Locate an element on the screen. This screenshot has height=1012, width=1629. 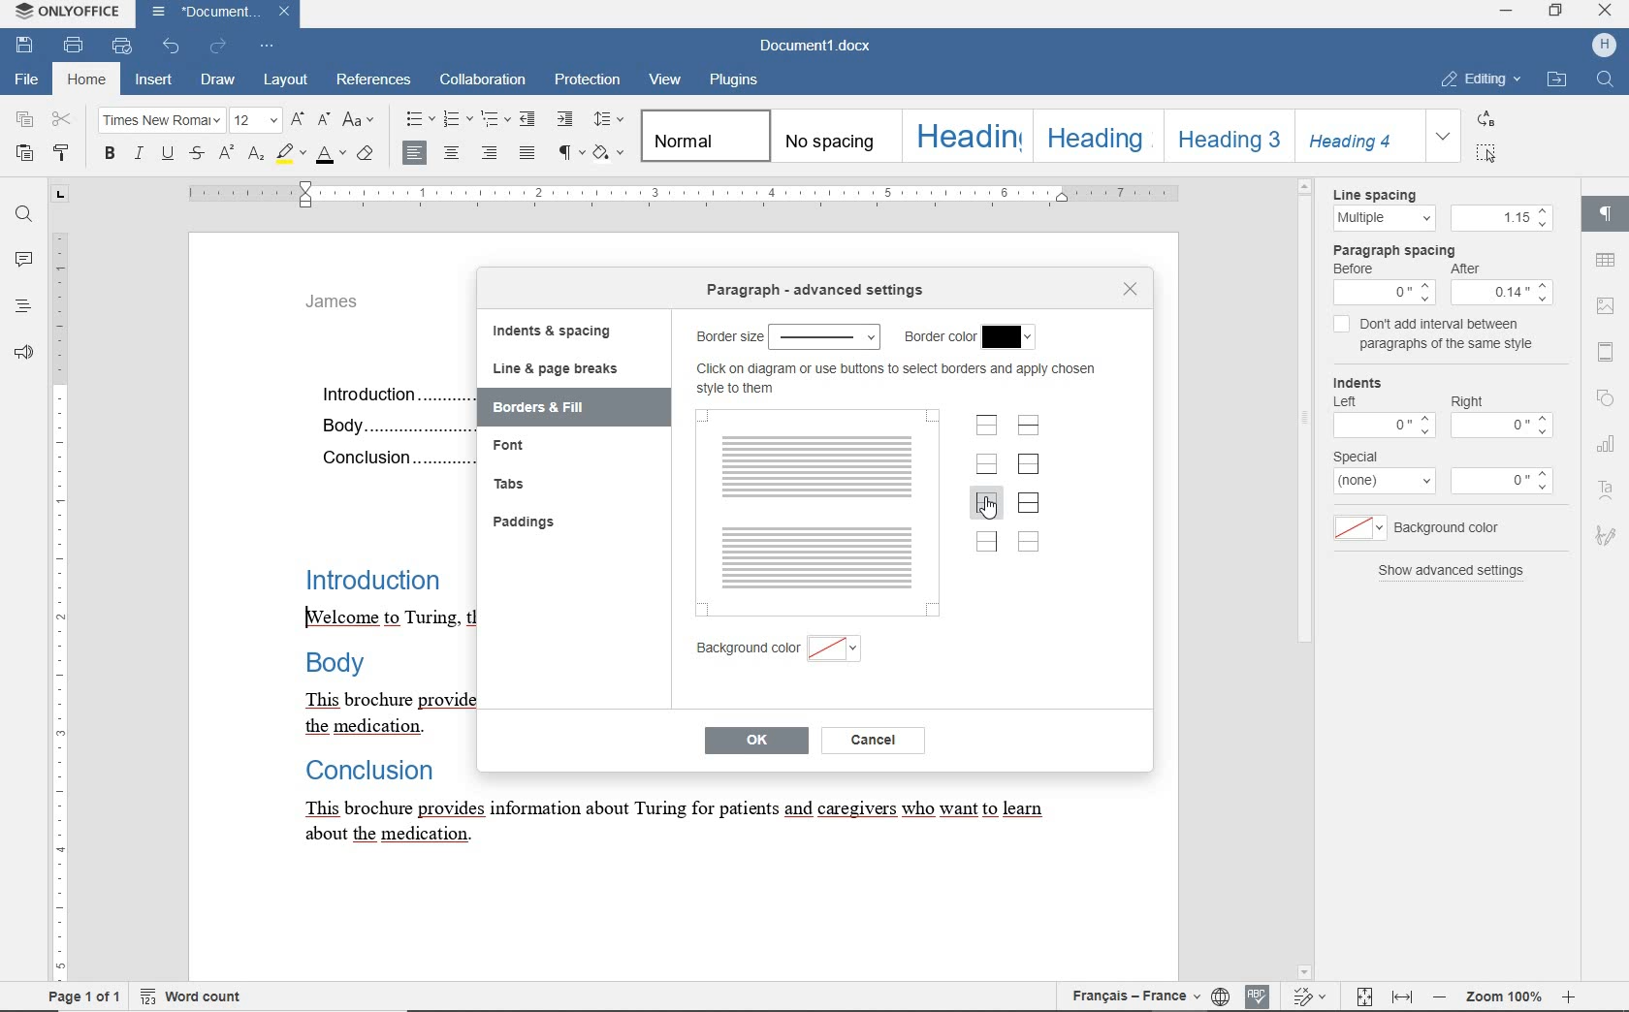
This brochure provides information about Turing for patients and caregivers who want to learn
about the medication. is located at coordinates (684, 826).